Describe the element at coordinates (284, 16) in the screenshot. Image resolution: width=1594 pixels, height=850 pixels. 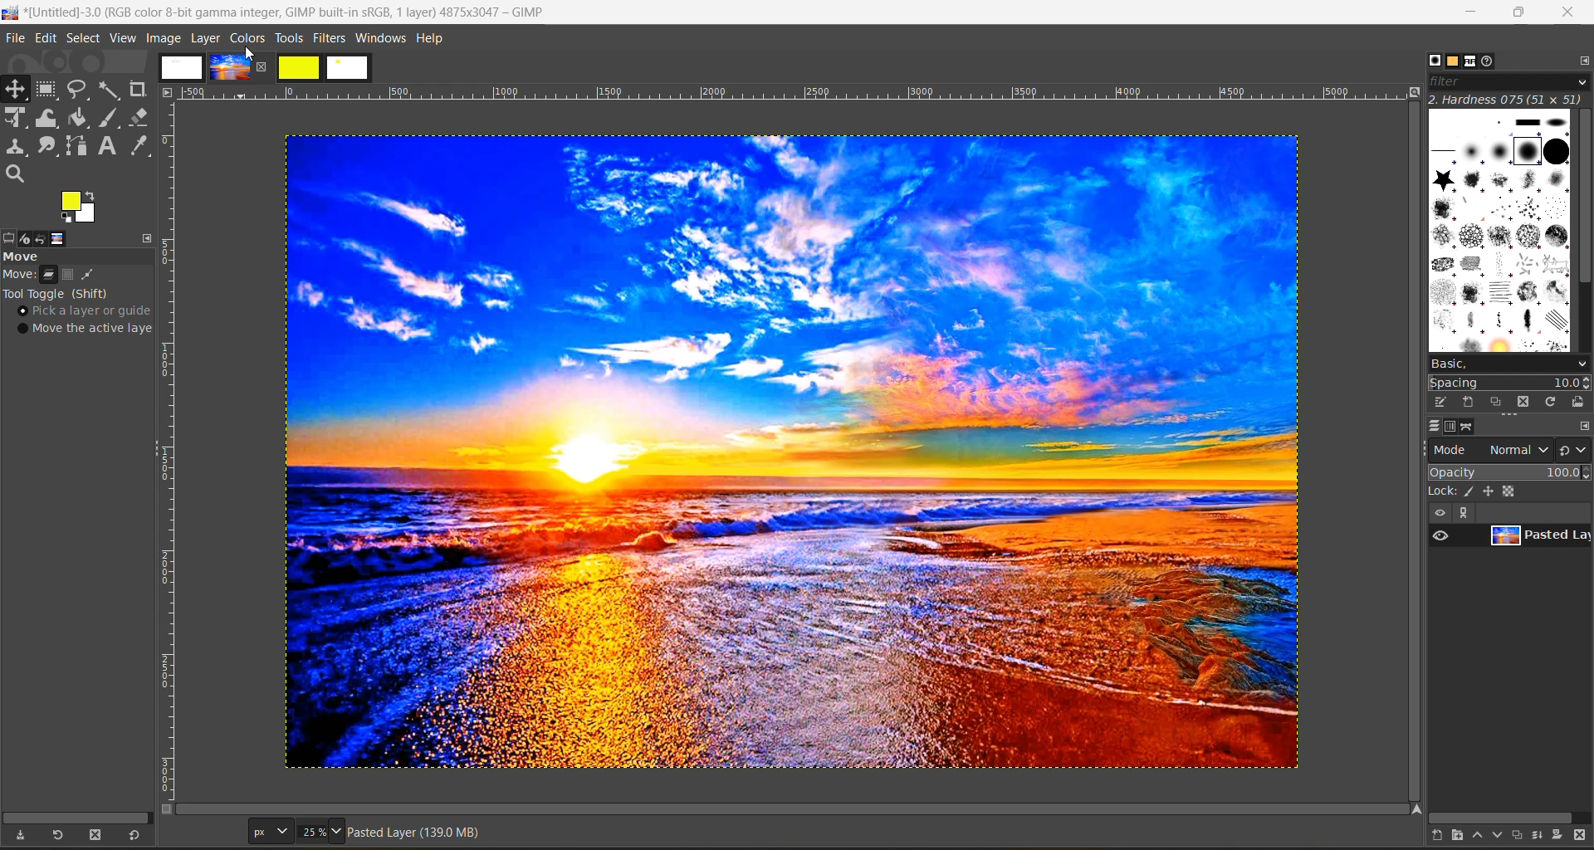
I see `file name and app title` at that location.